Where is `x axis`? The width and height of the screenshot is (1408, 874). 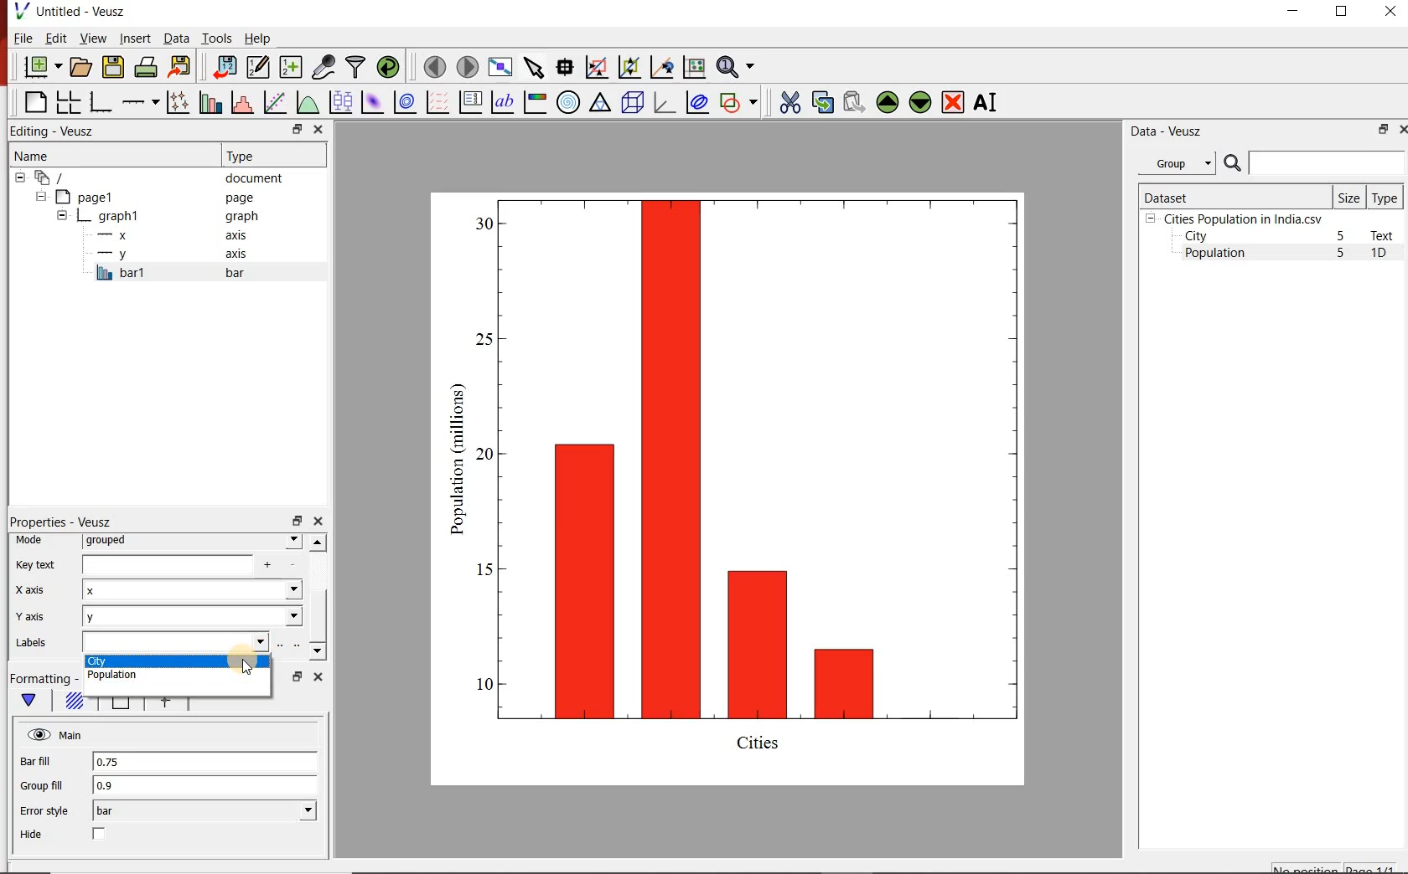
x axis is located at coordinates (35, 591).